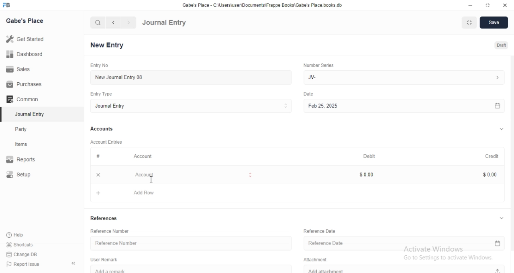 The width and height of the screenshot is (514, 273). Describe the element at coordinates (98, 175) in the screenshot. I see `close` at that location.